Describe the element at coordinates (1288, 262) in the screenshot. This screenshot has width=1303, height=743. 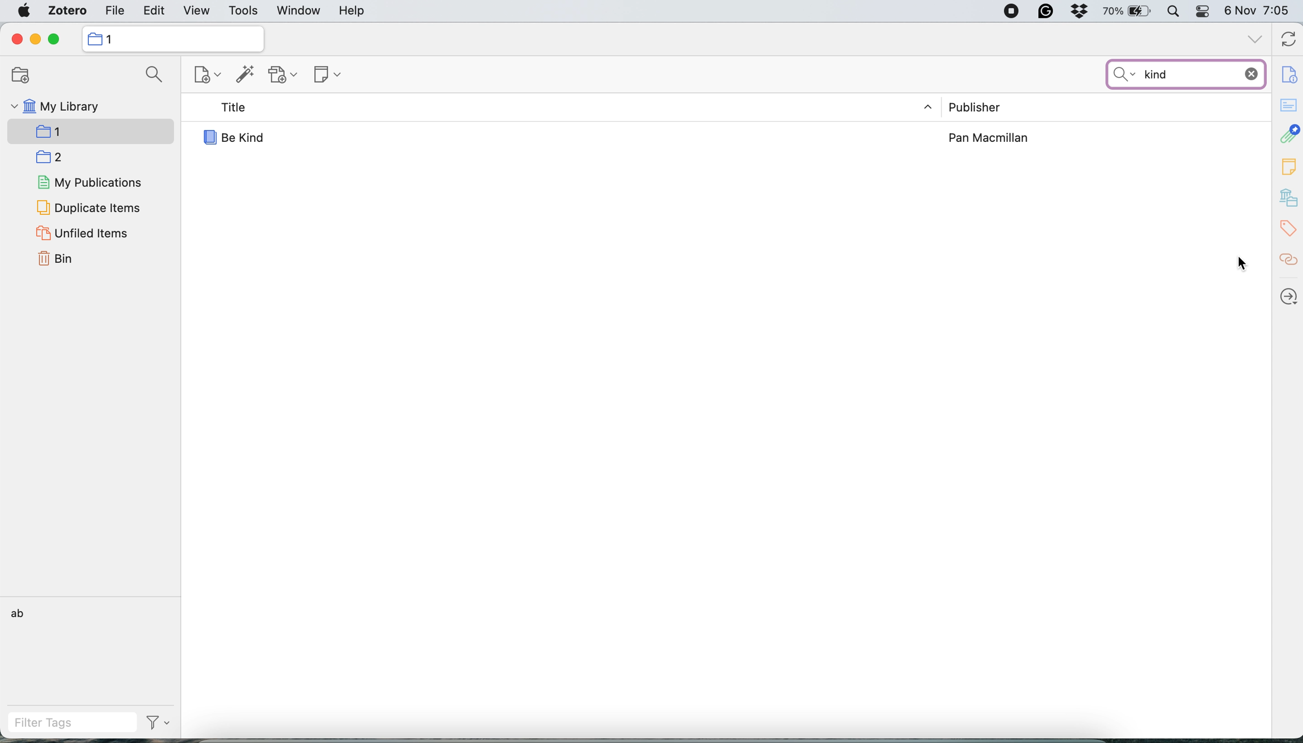
I see `related` at that location.